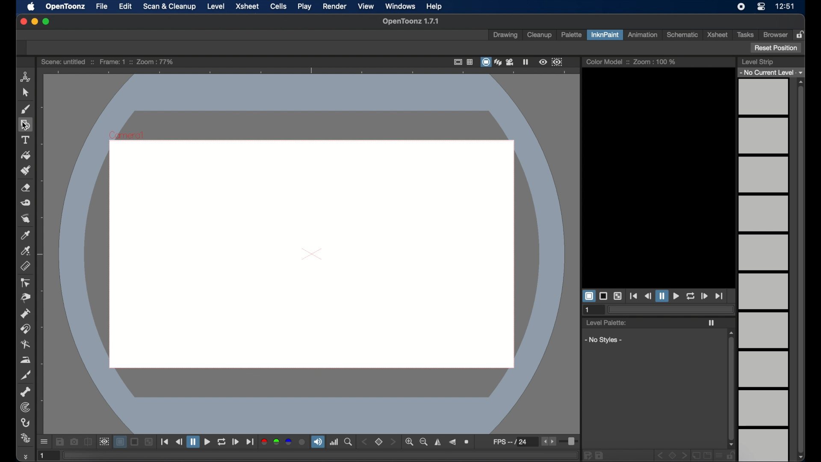 This screenshot has height=462, width=821. I want to click on white background, so click(588, 296).